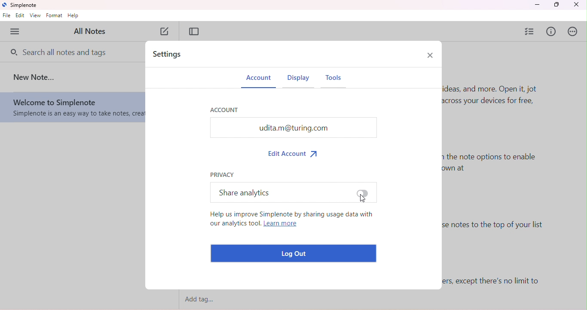 The image size is (587, 310). What do you see at coordinates (21, 16) in the screenshot?
I see `edit` at bounding box center [21, 16].